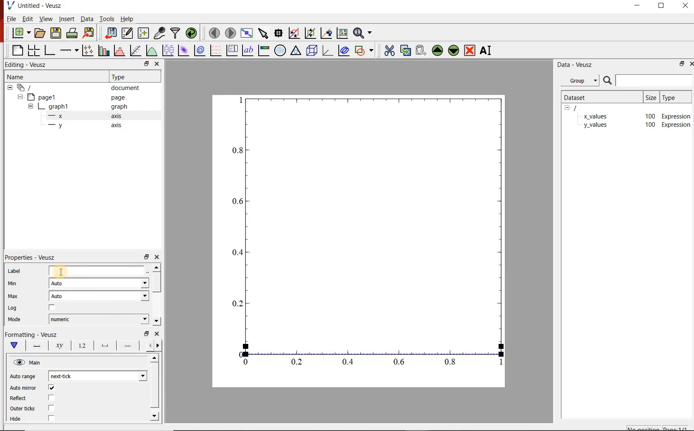  I want to click on checkbox, so click(52, 417).